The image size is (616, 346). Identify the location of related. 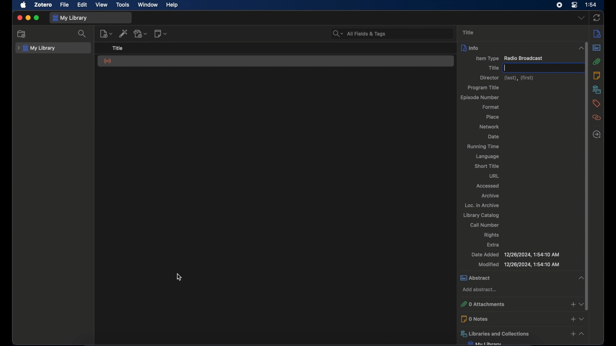
(597, 118).